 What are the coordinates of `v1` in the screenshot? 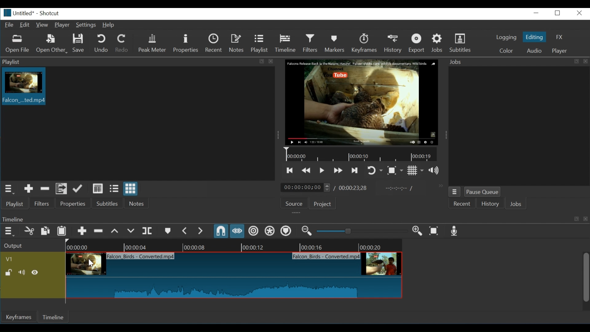 It's located at (12, 258).